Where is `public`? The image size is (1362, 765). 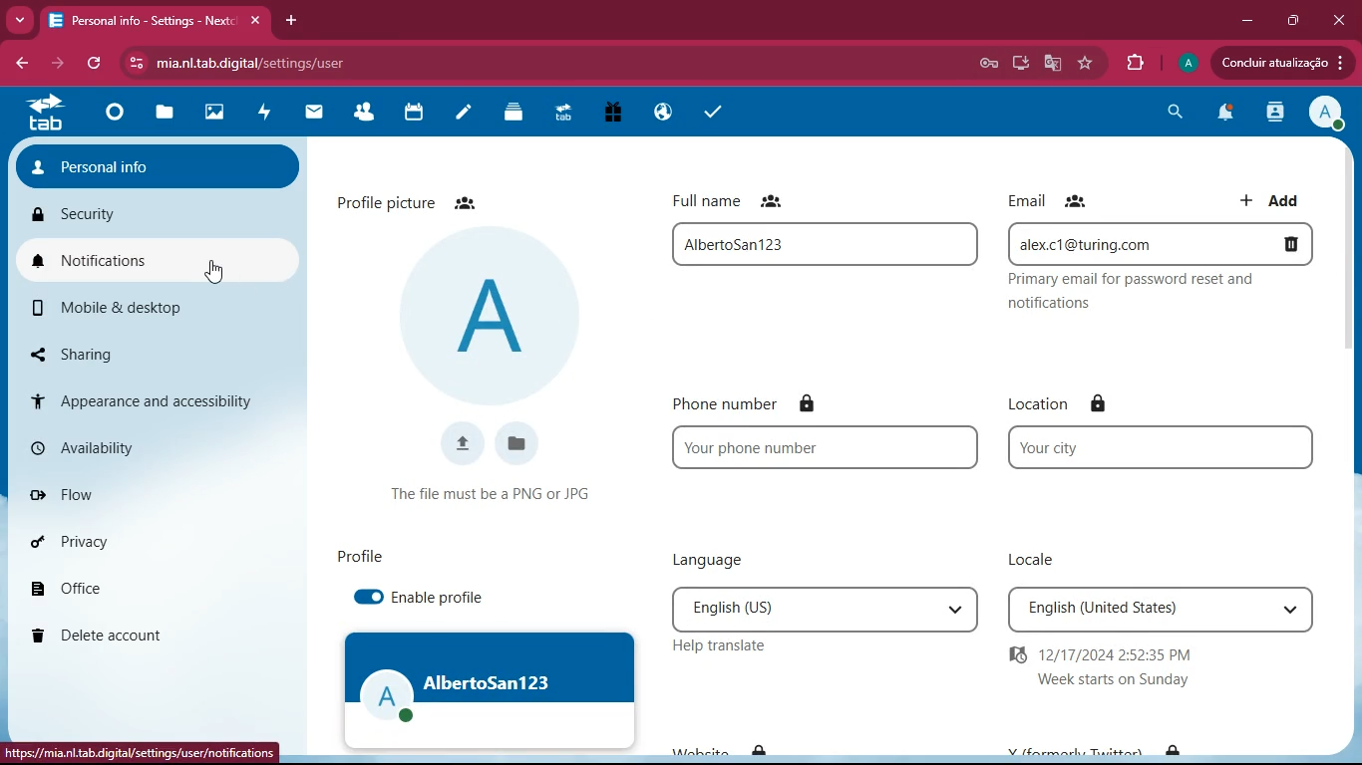
public is located at coordinates (666, 112).